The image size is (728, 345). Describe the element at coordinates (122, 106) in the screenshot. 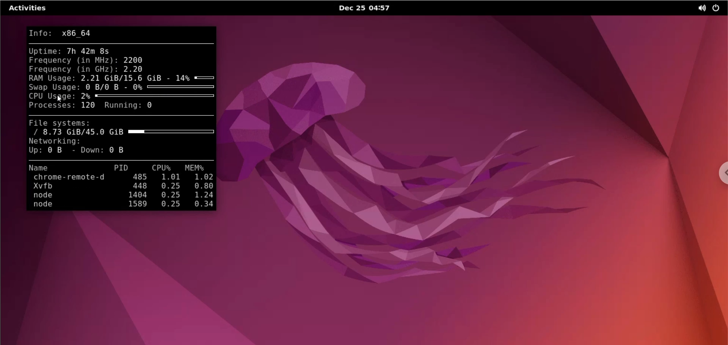

I see `running` at that location.